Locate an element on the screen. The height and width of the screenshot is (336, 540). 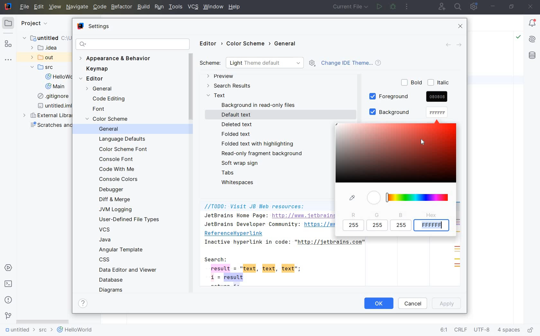
TEXT is located at coordinates (216, 96).